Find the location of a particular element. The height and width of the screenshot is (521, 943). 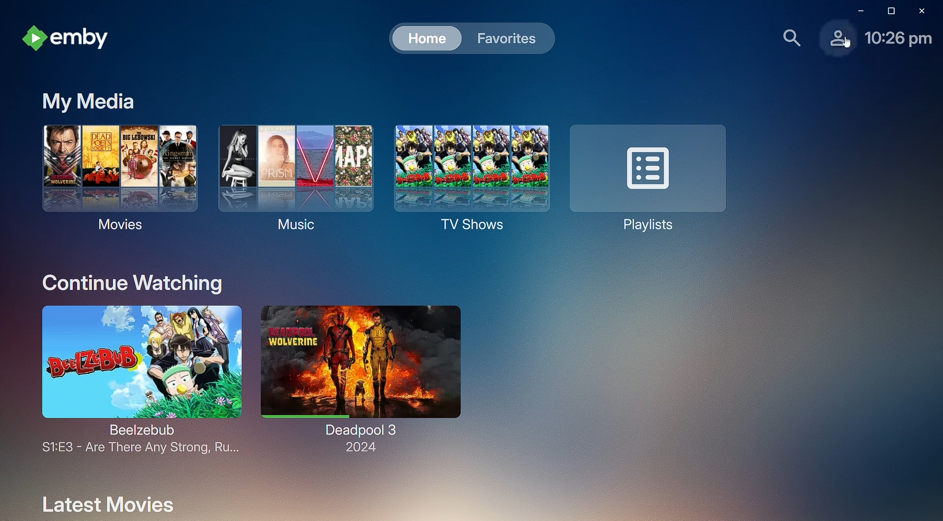

Continue Watching is located at coordinates (133, 283).